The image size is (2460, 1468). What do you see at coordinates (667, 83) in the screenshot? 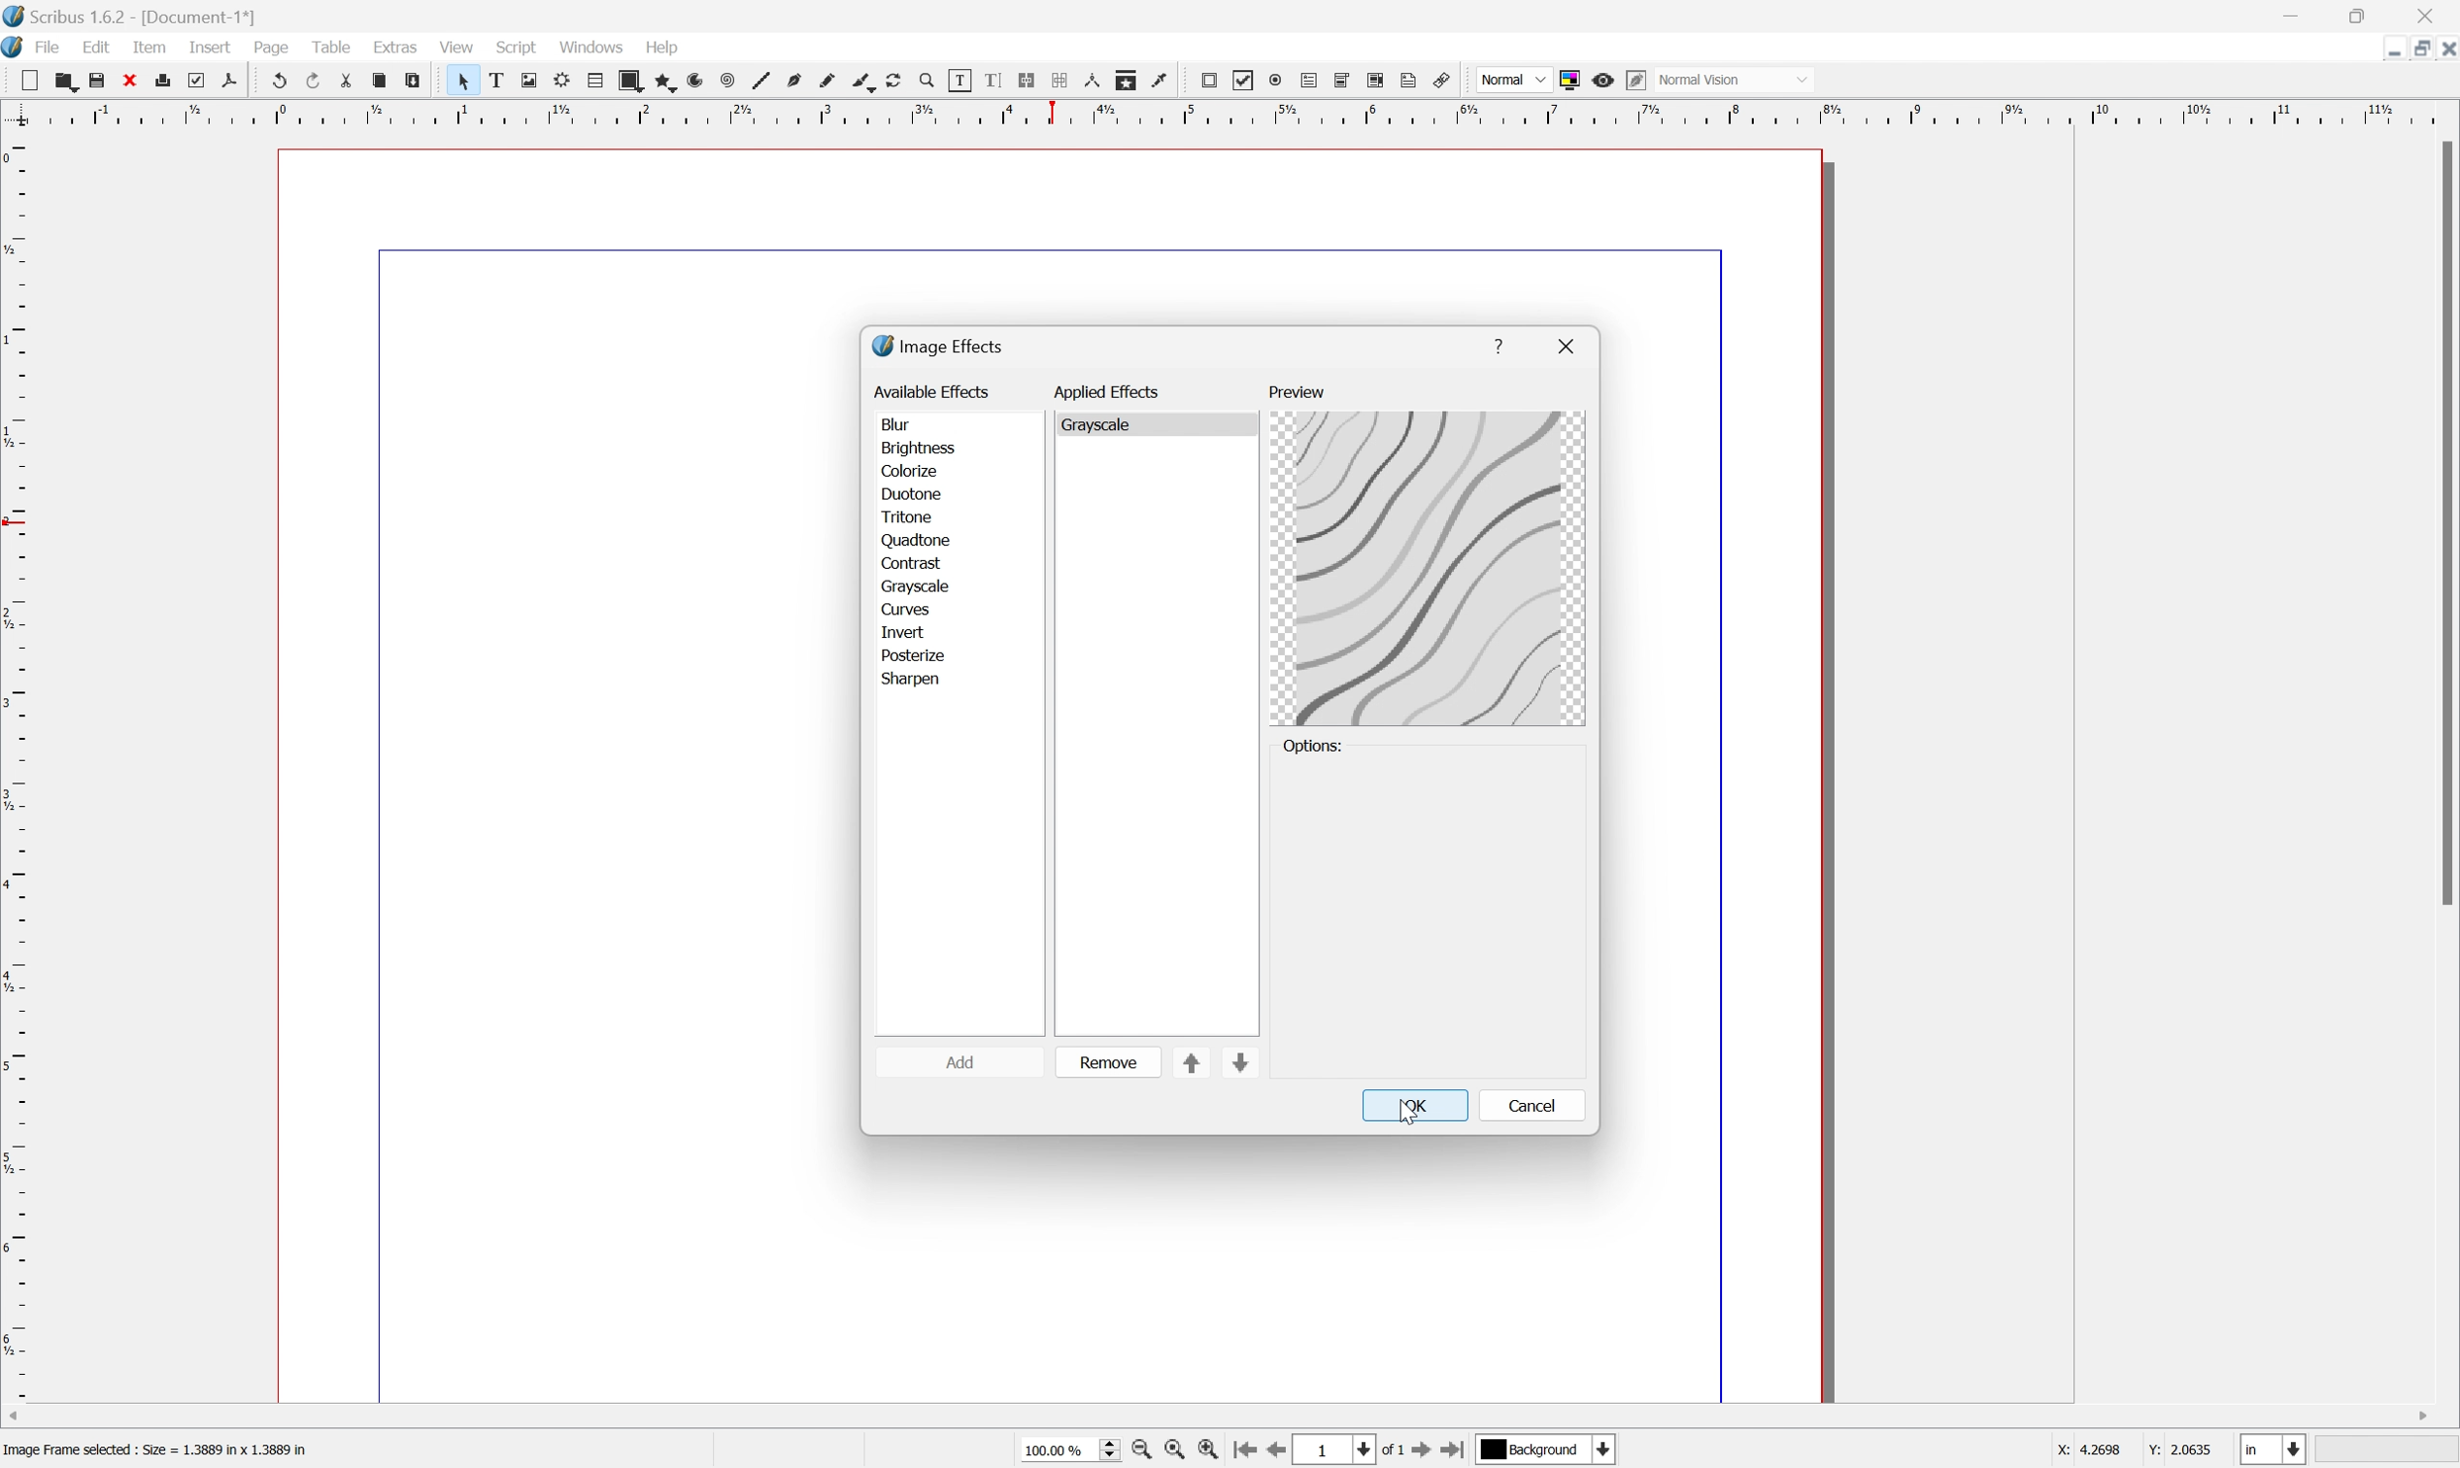
I see `Polygon` at bounding box center [667, 83].